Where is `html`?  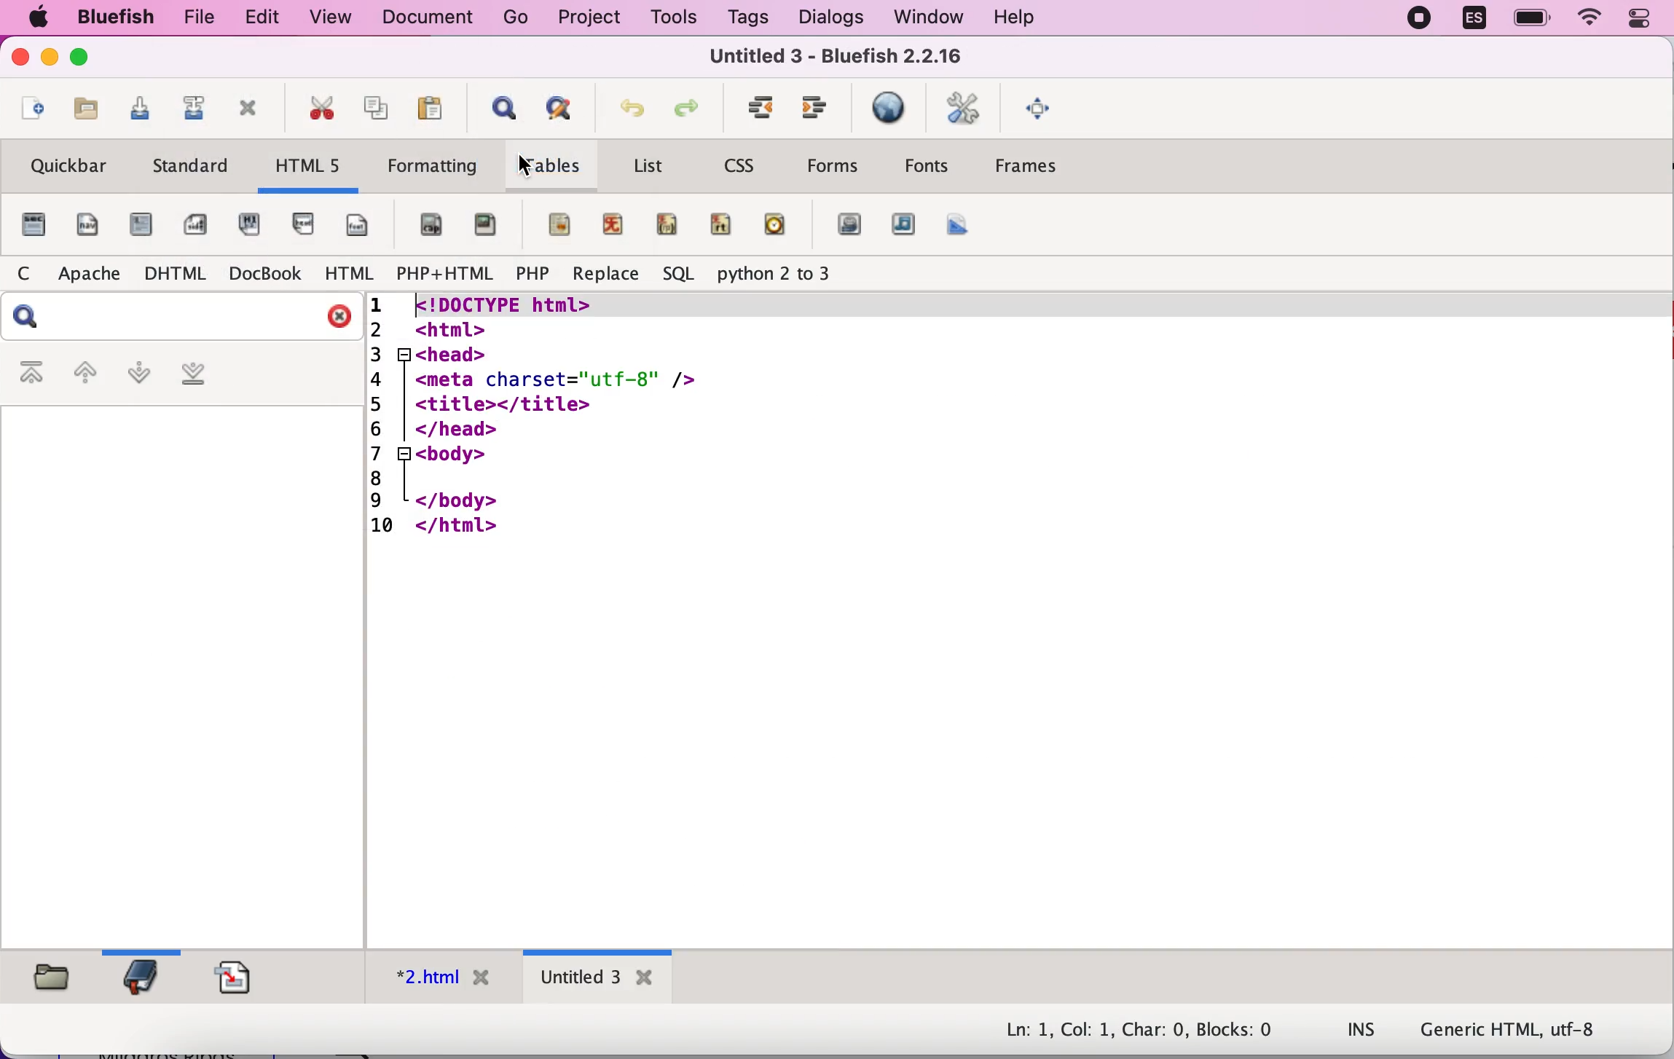
html is located at coordinates (343, 274).